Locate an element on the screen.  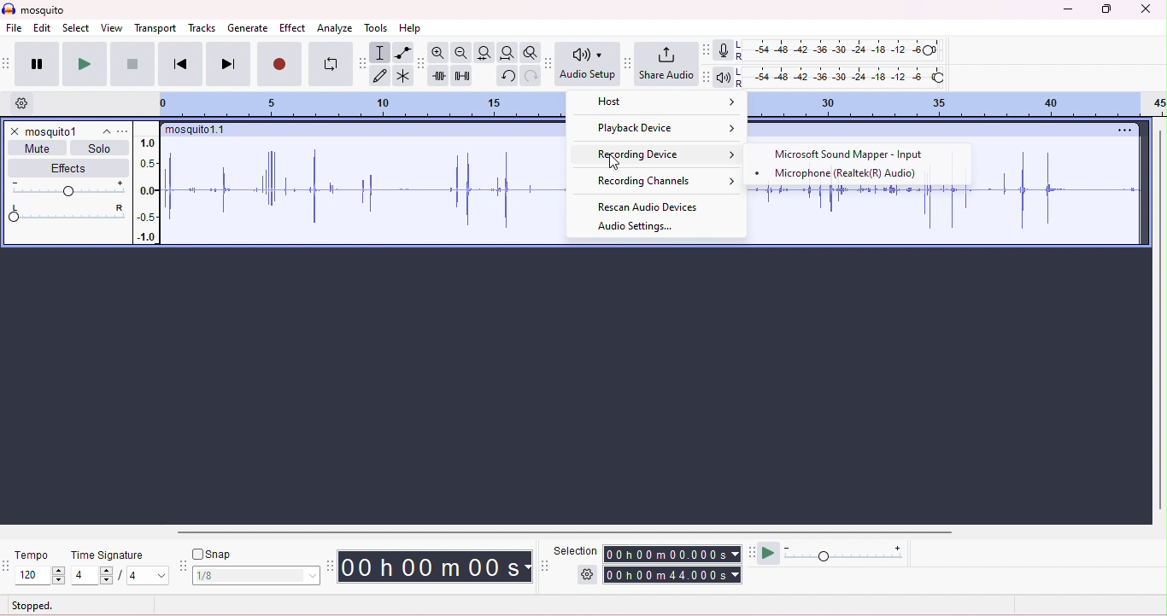
effects is located at coordinates (70, 167).